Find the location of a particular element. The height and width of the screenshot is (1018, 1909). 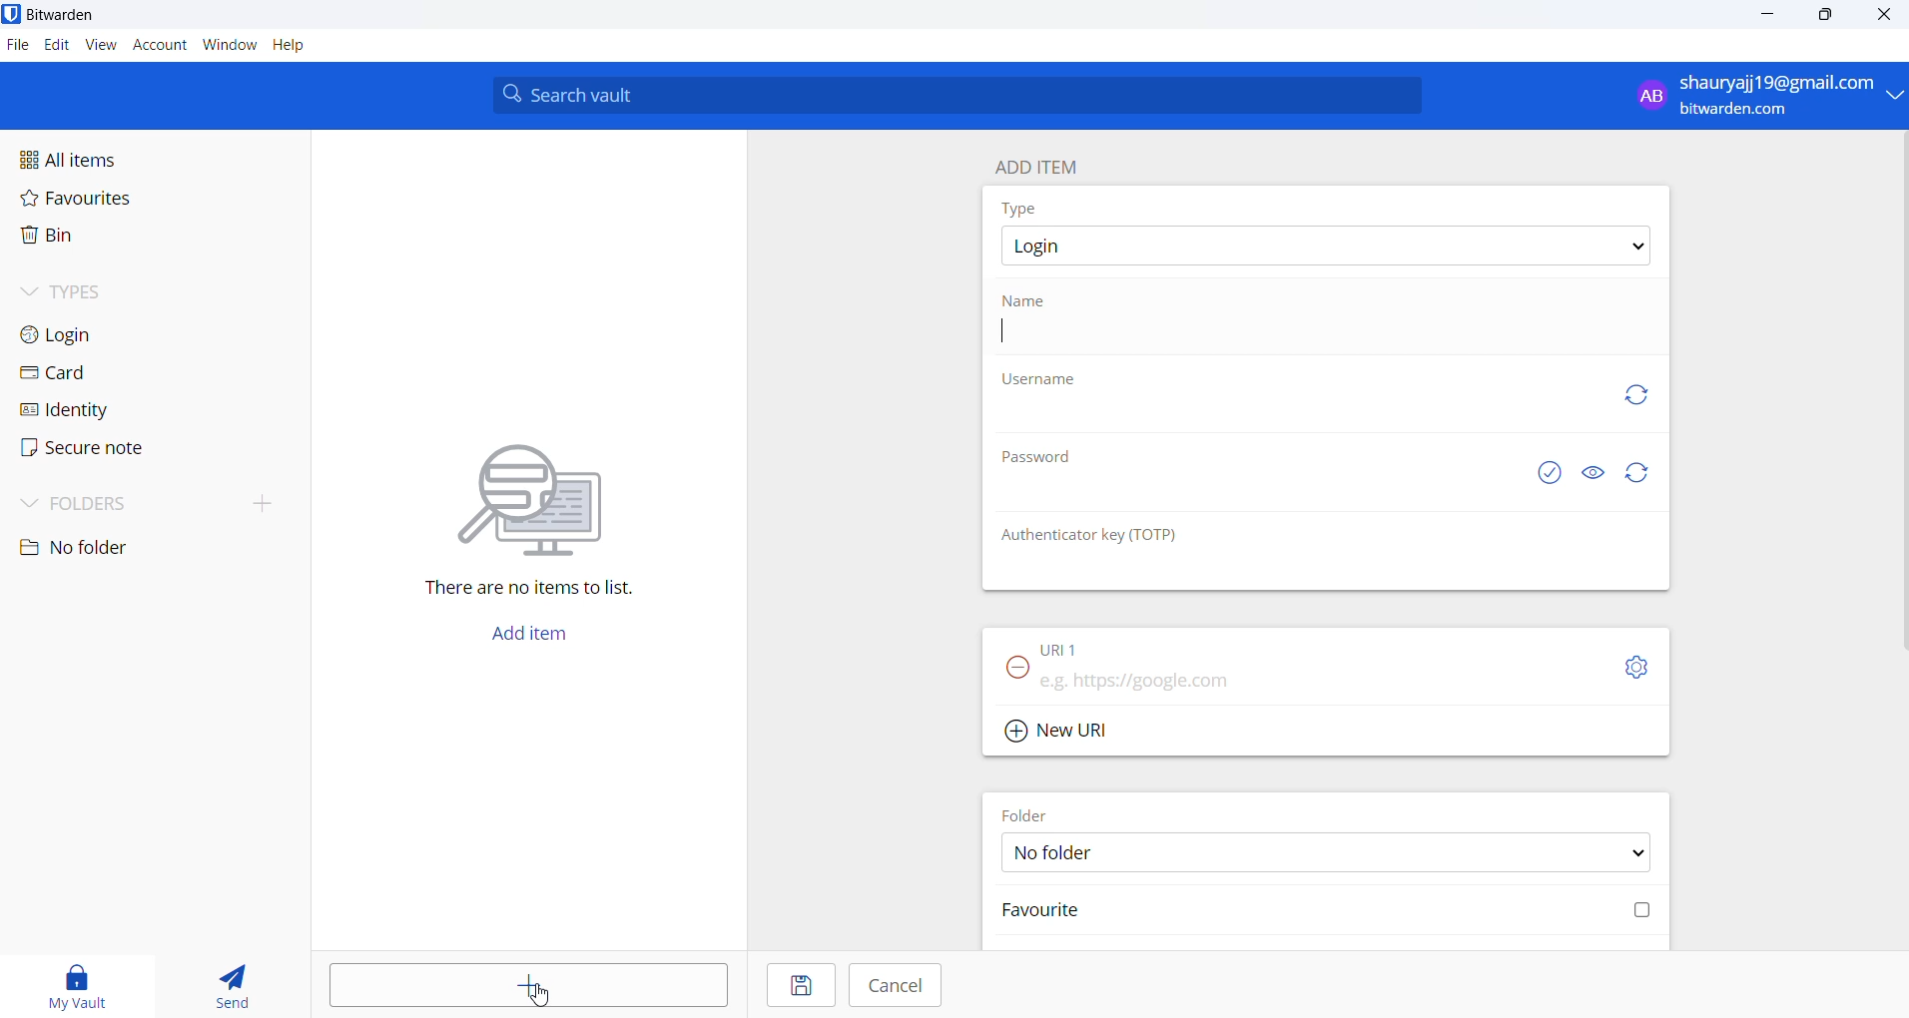

maximize is located at coordinates (1827, 17).